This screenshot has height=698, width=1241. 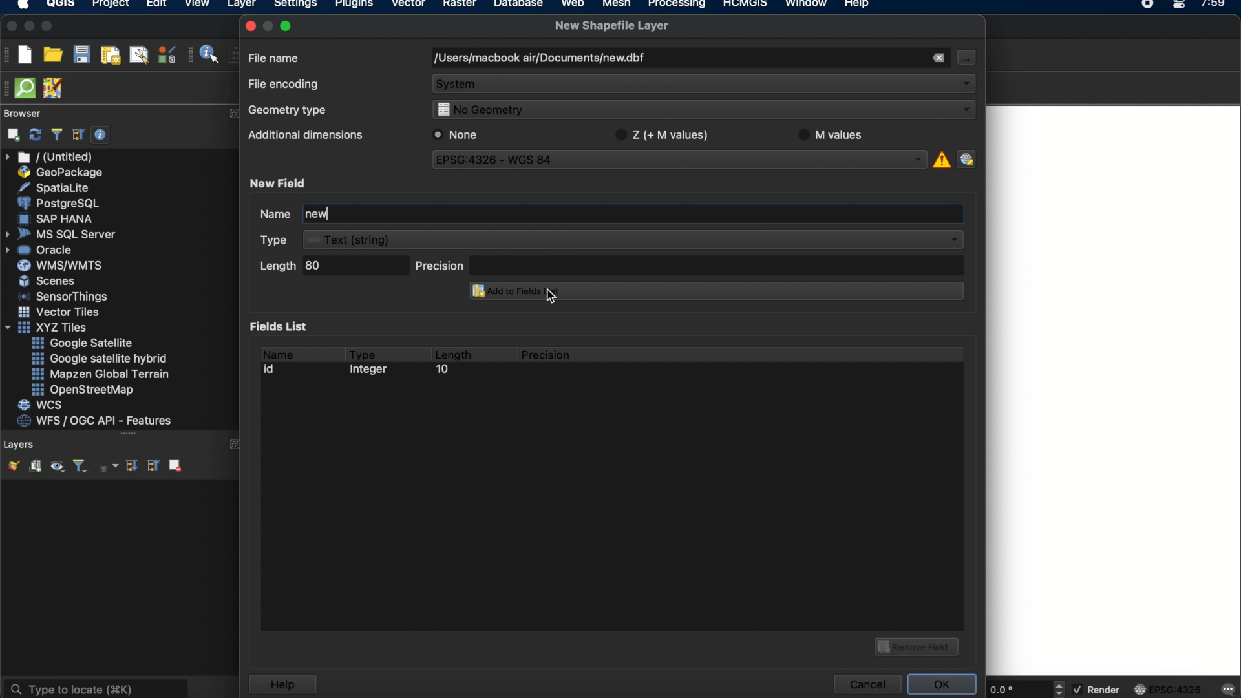 I want to click on postgresql, so click(x=58, y=204).